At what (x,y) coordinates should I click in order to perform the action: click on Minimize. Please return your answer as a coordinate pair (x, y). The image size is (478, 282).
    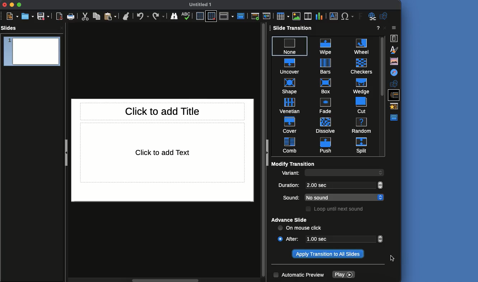
    Looking at the image, I should click on (13, 5).